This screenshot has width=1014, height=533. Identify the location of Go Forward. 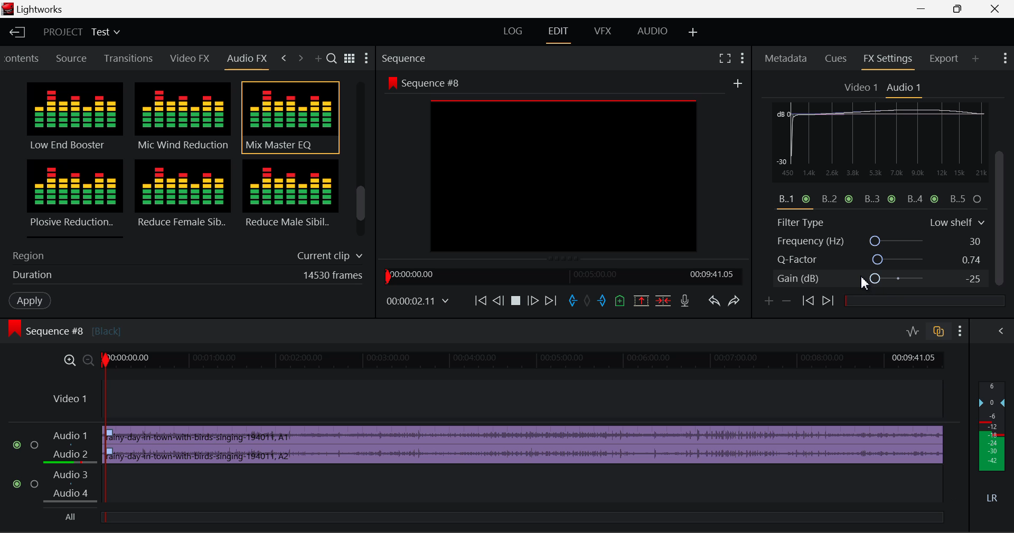
(532, 301).